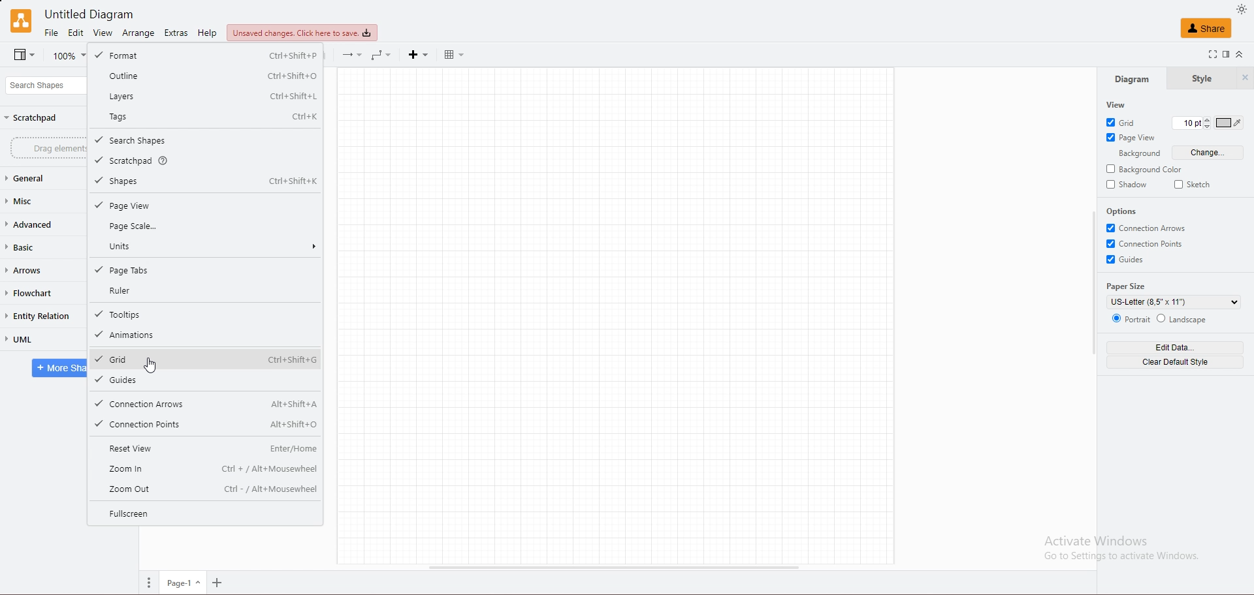  What do you see at coordinates (52, 31) in the screenshot?
I see `file` at bounding box center [52, 31].